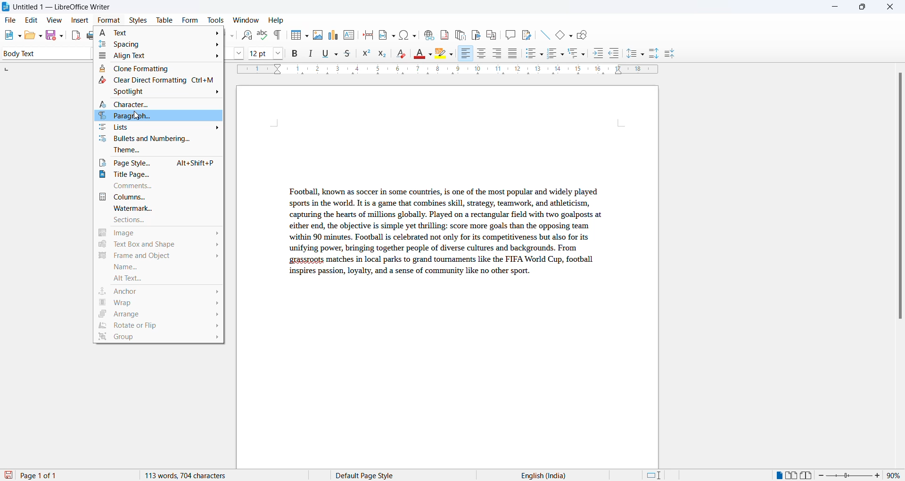  I want to click on alt text, so click(157, 280).